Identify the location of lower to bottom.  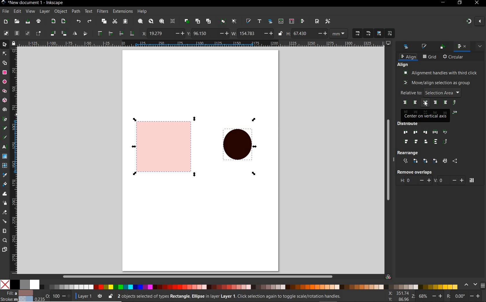
(132, 33).